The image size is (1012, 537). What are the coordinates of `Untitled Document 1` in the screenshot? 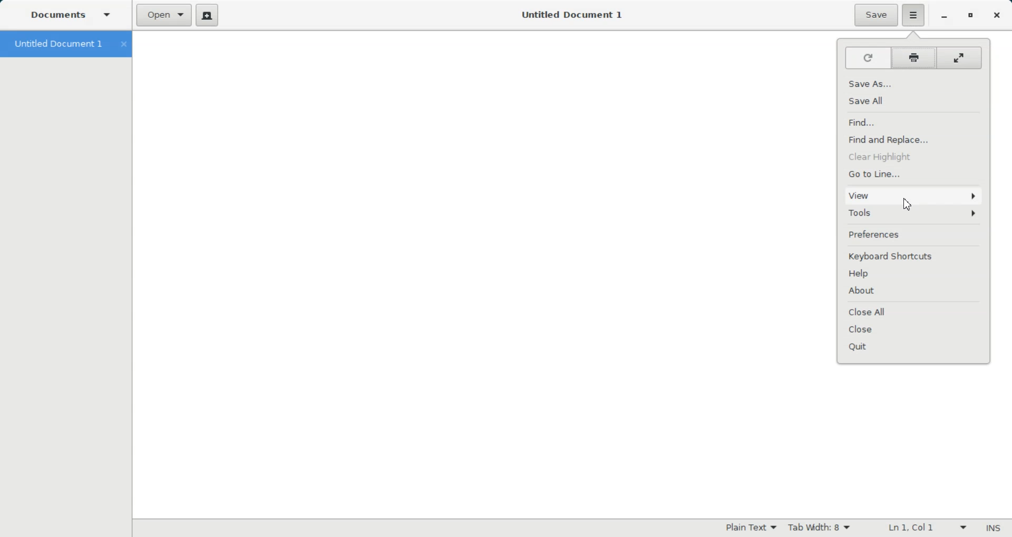 It's located at (575, 15).